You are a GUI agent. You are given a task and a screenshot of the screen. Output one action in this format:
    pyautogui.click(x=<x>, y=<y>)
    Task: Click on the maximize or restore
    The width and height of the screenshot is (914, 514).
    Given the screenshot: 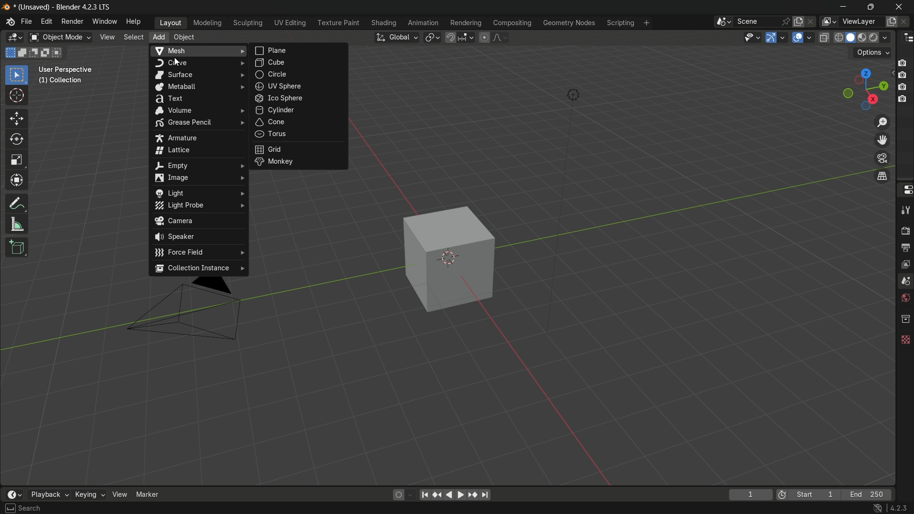 What is the action you would take?
    pyautogui.click(x=870, y=7)
    